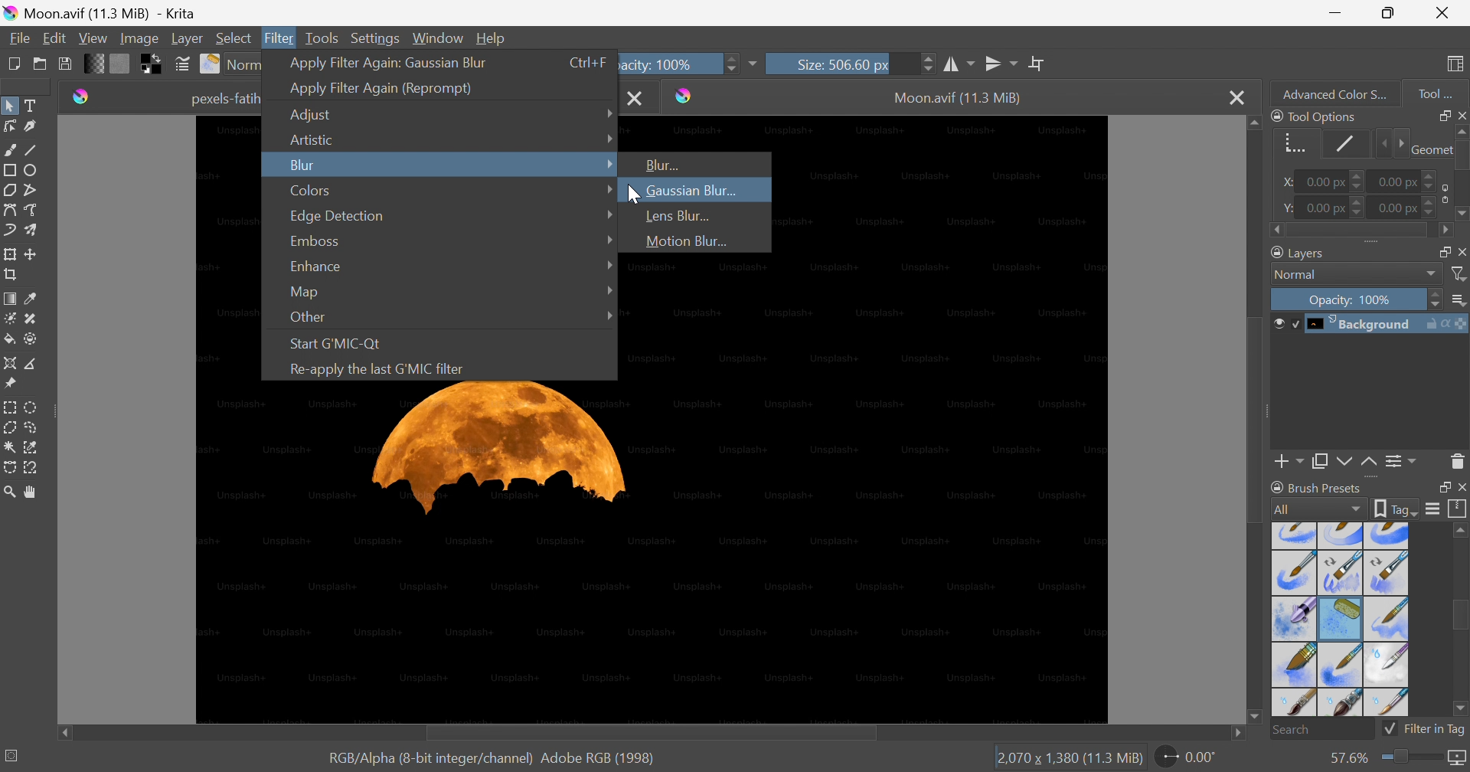 The width and height of the screenshot is (1470, 772). I want to click on Drop Down, so click(607, 315).